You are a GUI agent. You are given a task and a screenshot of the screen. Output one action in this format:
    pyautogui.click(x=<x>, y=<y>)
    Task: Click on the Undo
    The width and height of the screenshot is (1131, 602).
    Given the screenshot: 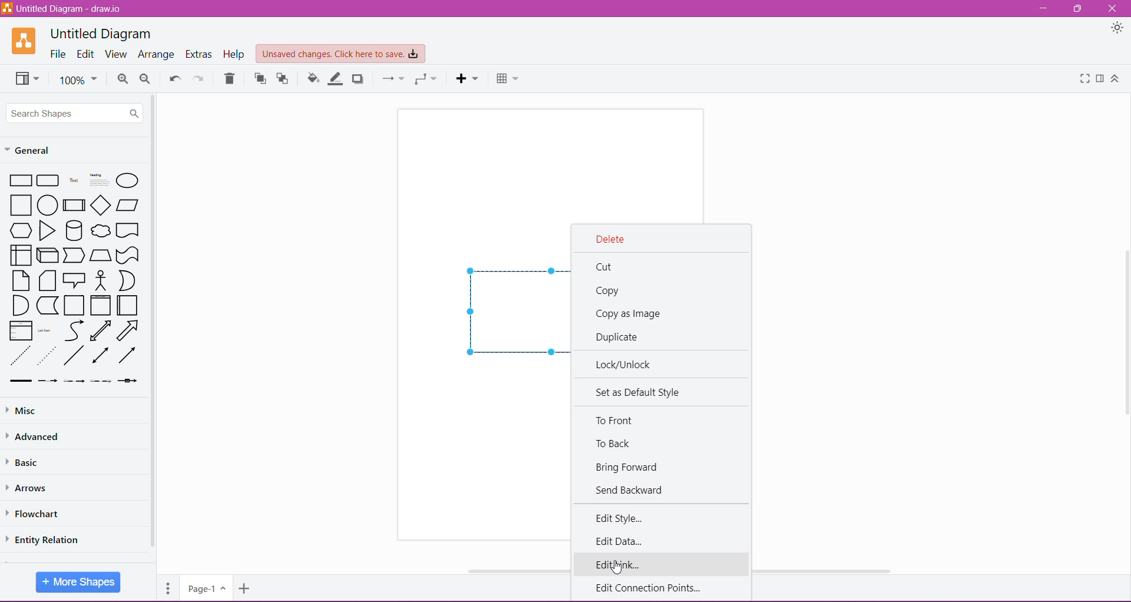 What is the action you would take?
    pyautogui.click(x=176, y=77)
    